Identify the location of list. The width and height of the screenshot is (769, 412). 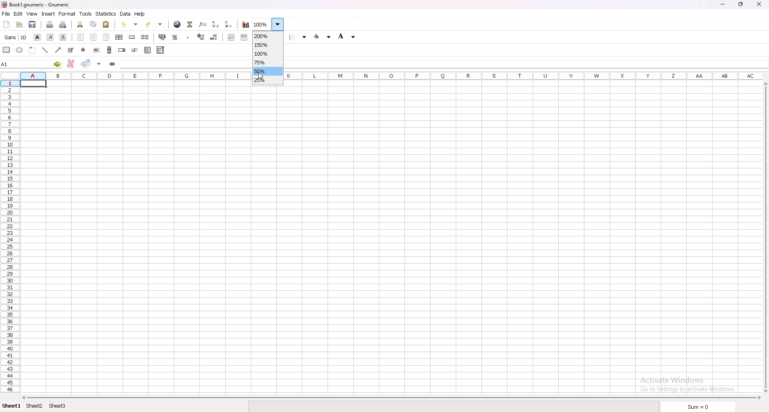
(148, 50).